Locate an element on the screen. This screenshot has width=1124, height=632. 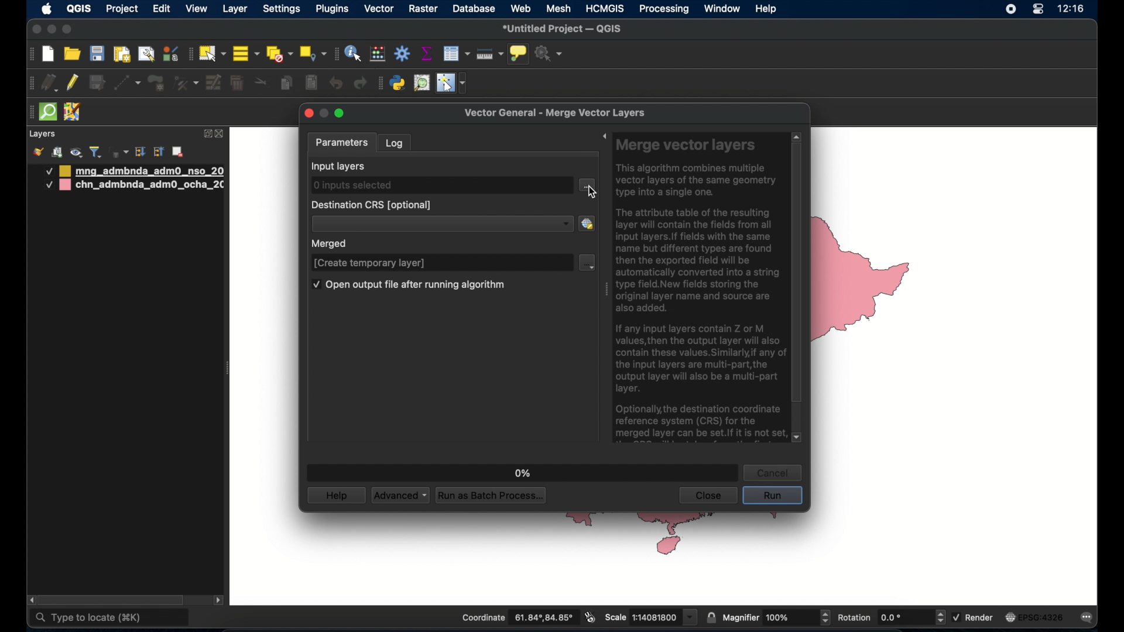
log is located at coordinates (395, 142).